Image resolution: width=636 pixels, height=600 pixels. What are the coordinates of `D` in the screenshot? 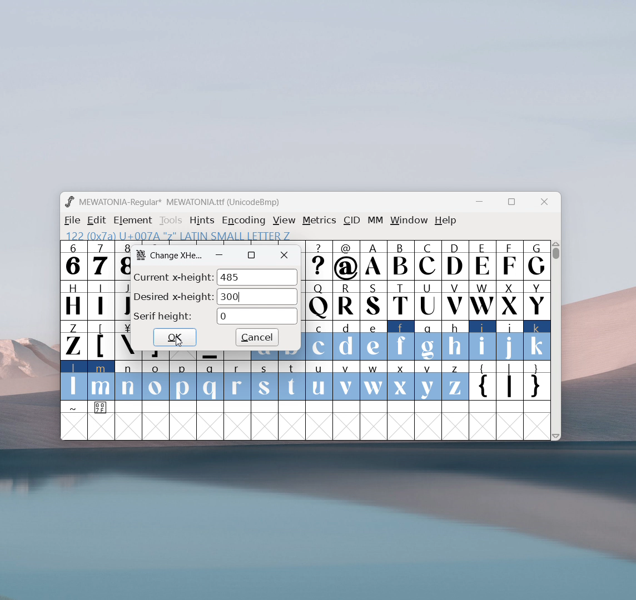 It's located at (454, 259).